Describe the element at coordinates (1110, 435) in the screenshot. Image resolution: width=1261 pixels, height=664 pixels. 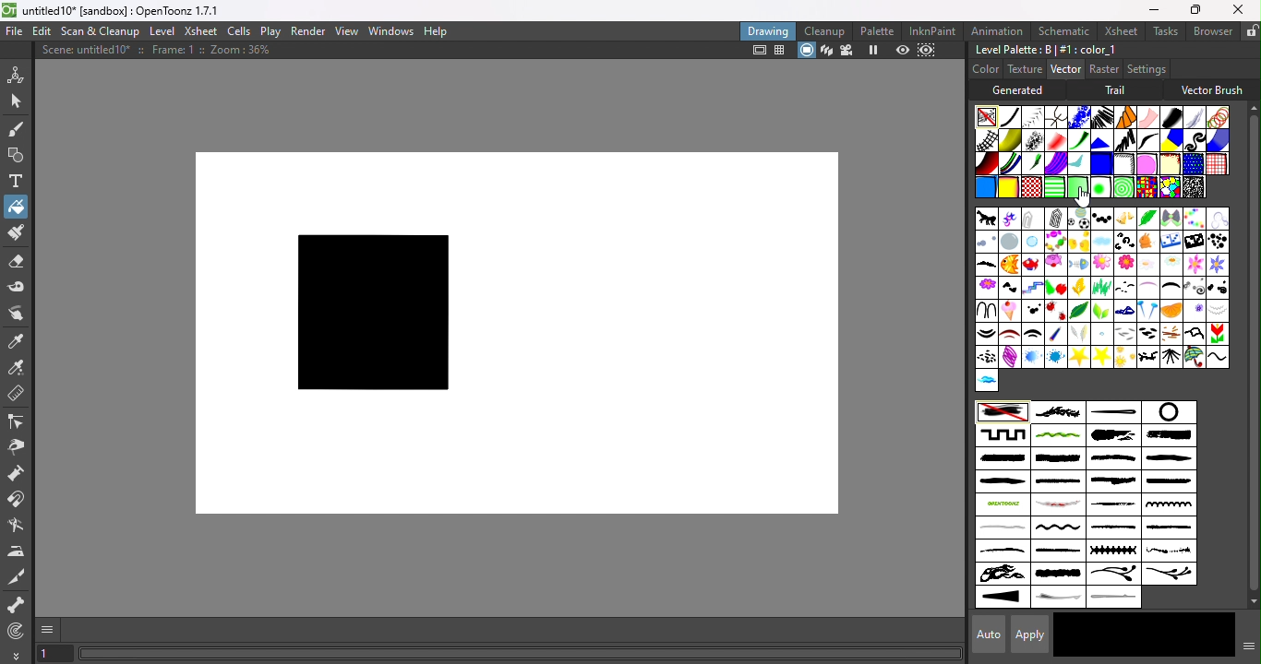
I see `large_brush1` at that location.